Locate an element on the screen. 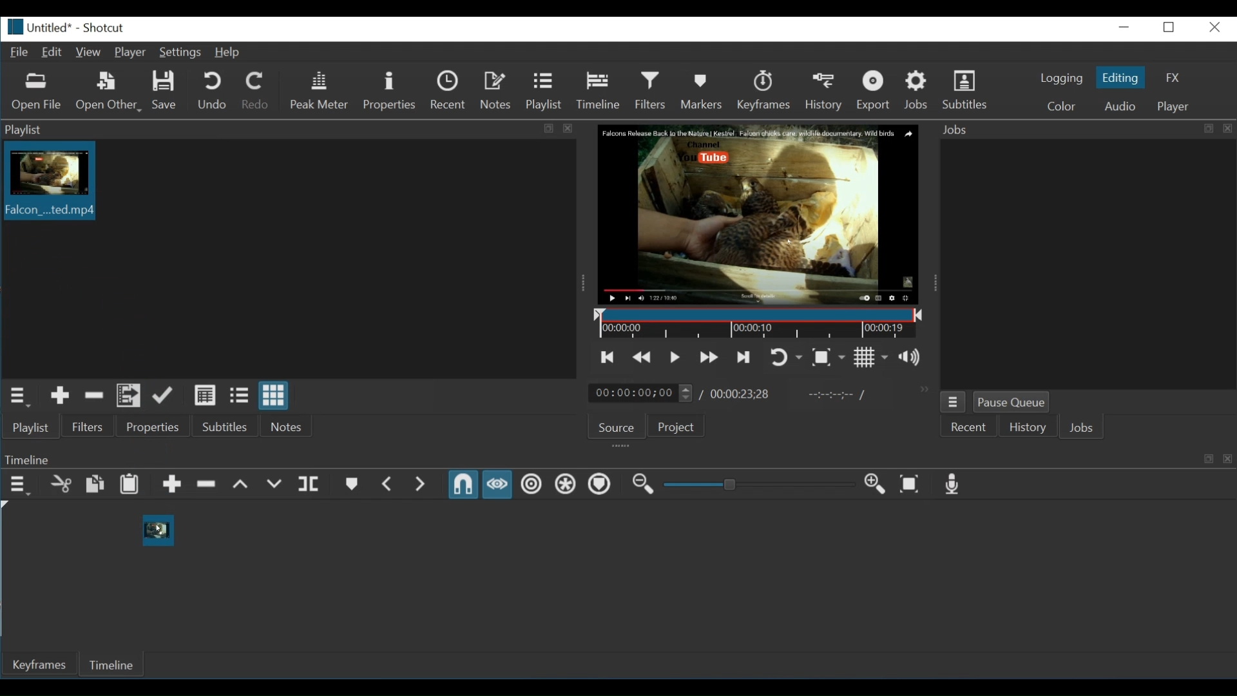 This screenshot has height=696, width=1237. Keyframe is located at coordinates (42, 665).